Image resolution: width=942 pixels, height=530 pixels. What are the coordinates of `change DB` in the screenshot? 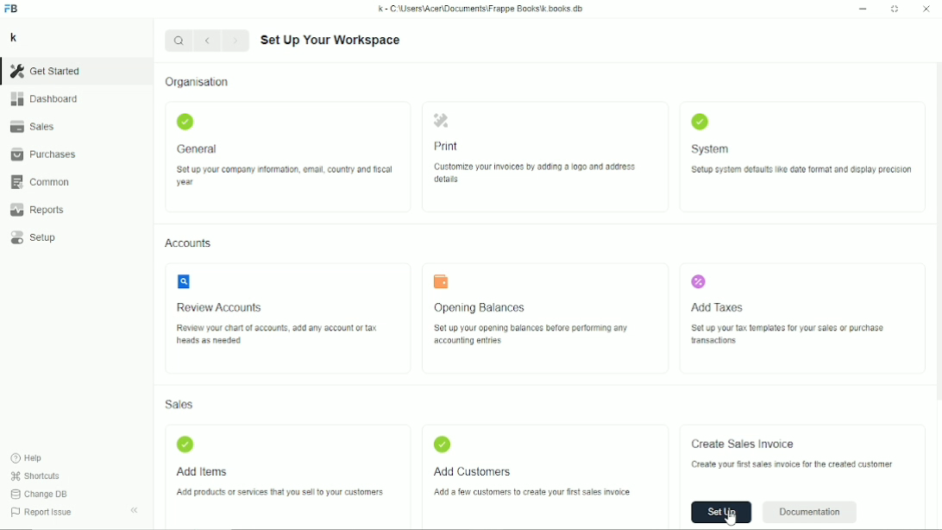 It's located at (41, 494).